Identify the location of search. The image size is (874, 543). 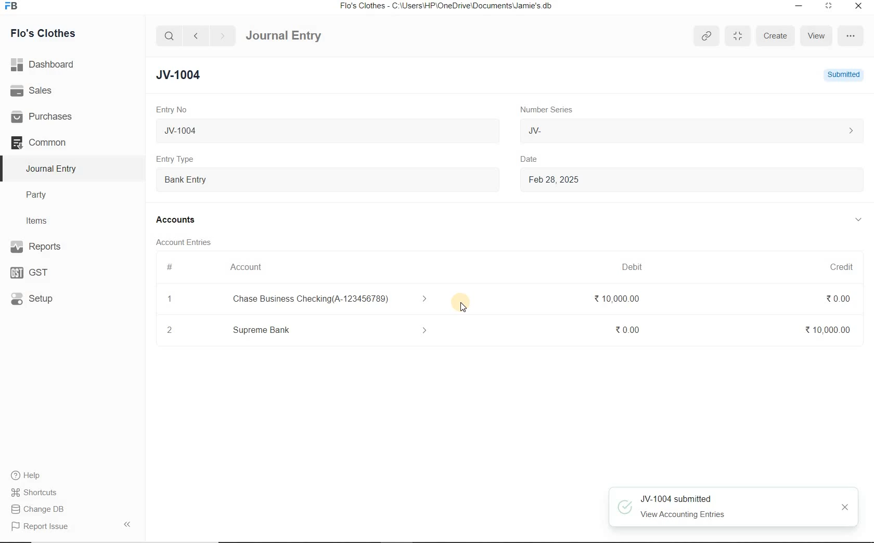
(170, 36).